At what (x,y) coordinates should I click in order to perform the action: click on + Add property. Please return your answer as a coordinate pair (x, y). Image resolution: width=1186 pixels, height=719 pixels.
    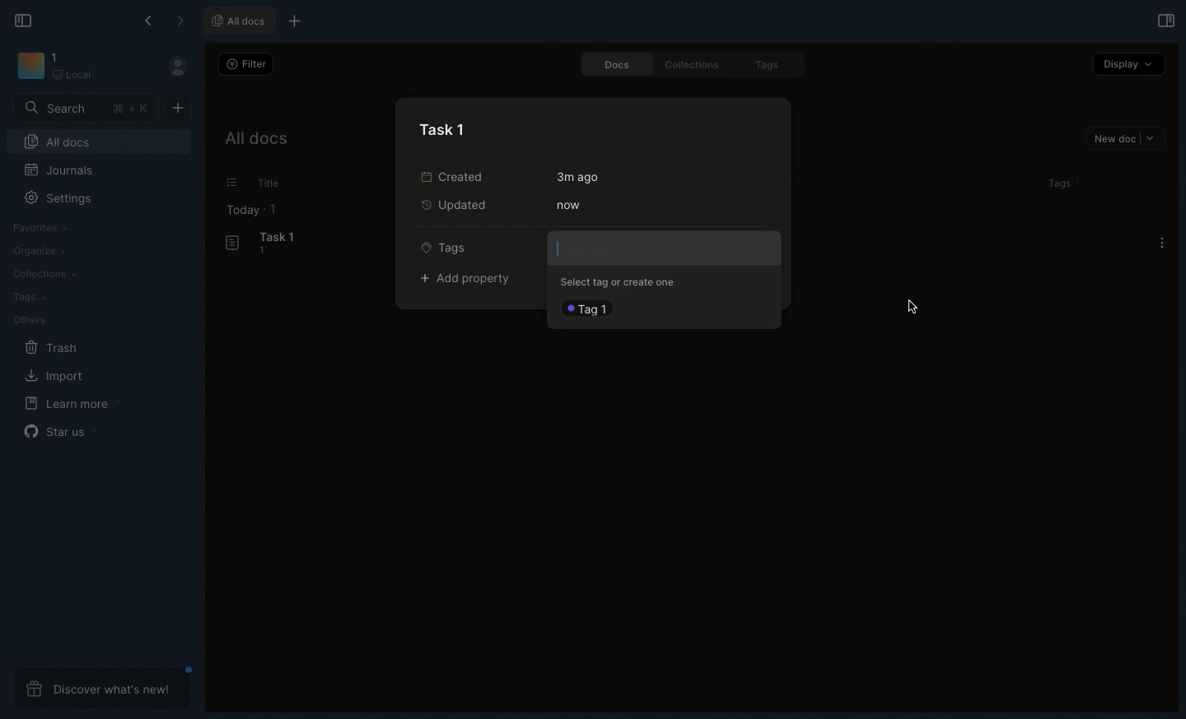
    Looking at the image, I should click on (472, 280).